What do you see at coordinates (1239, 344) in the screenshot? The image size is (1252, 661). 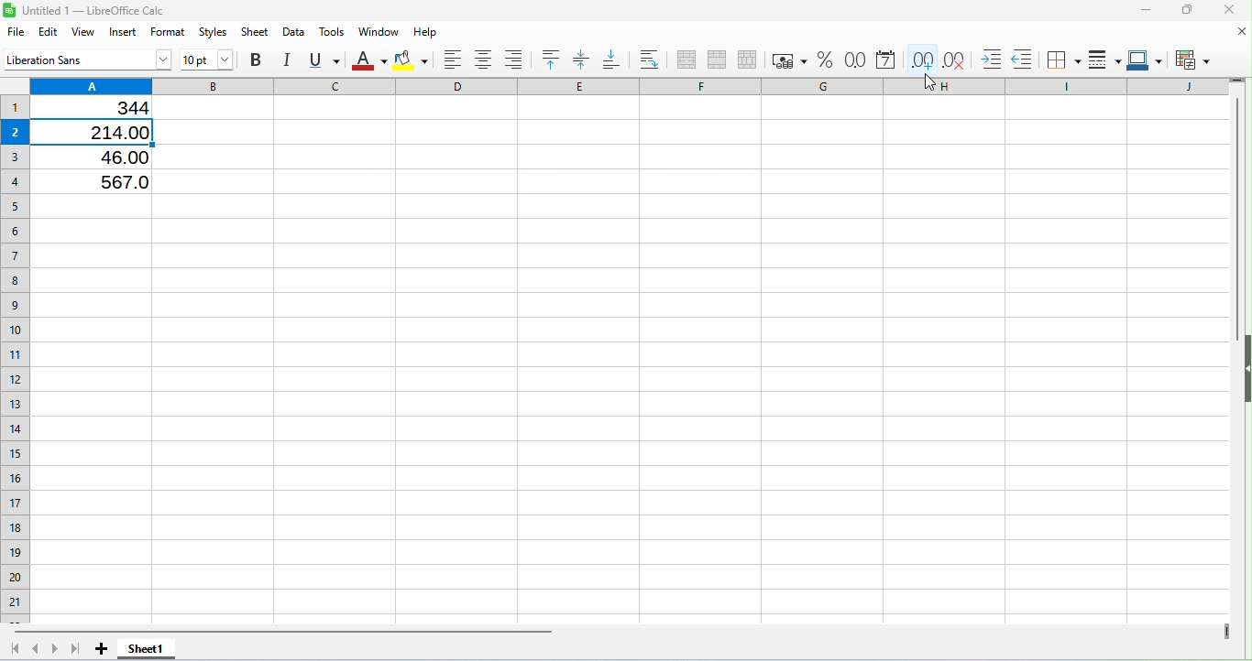 I see `Scroll bar` at bounding box center [1239, 344].